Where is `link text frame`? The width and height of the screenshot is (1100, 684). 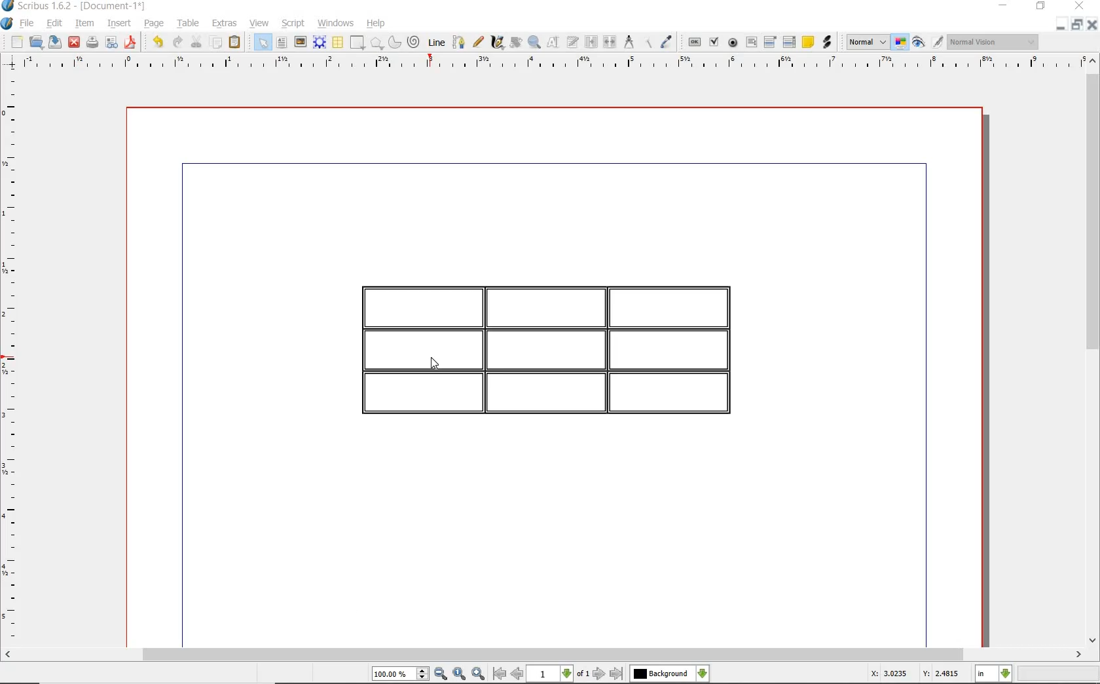
link text frame is located at coordinates (591, 42).